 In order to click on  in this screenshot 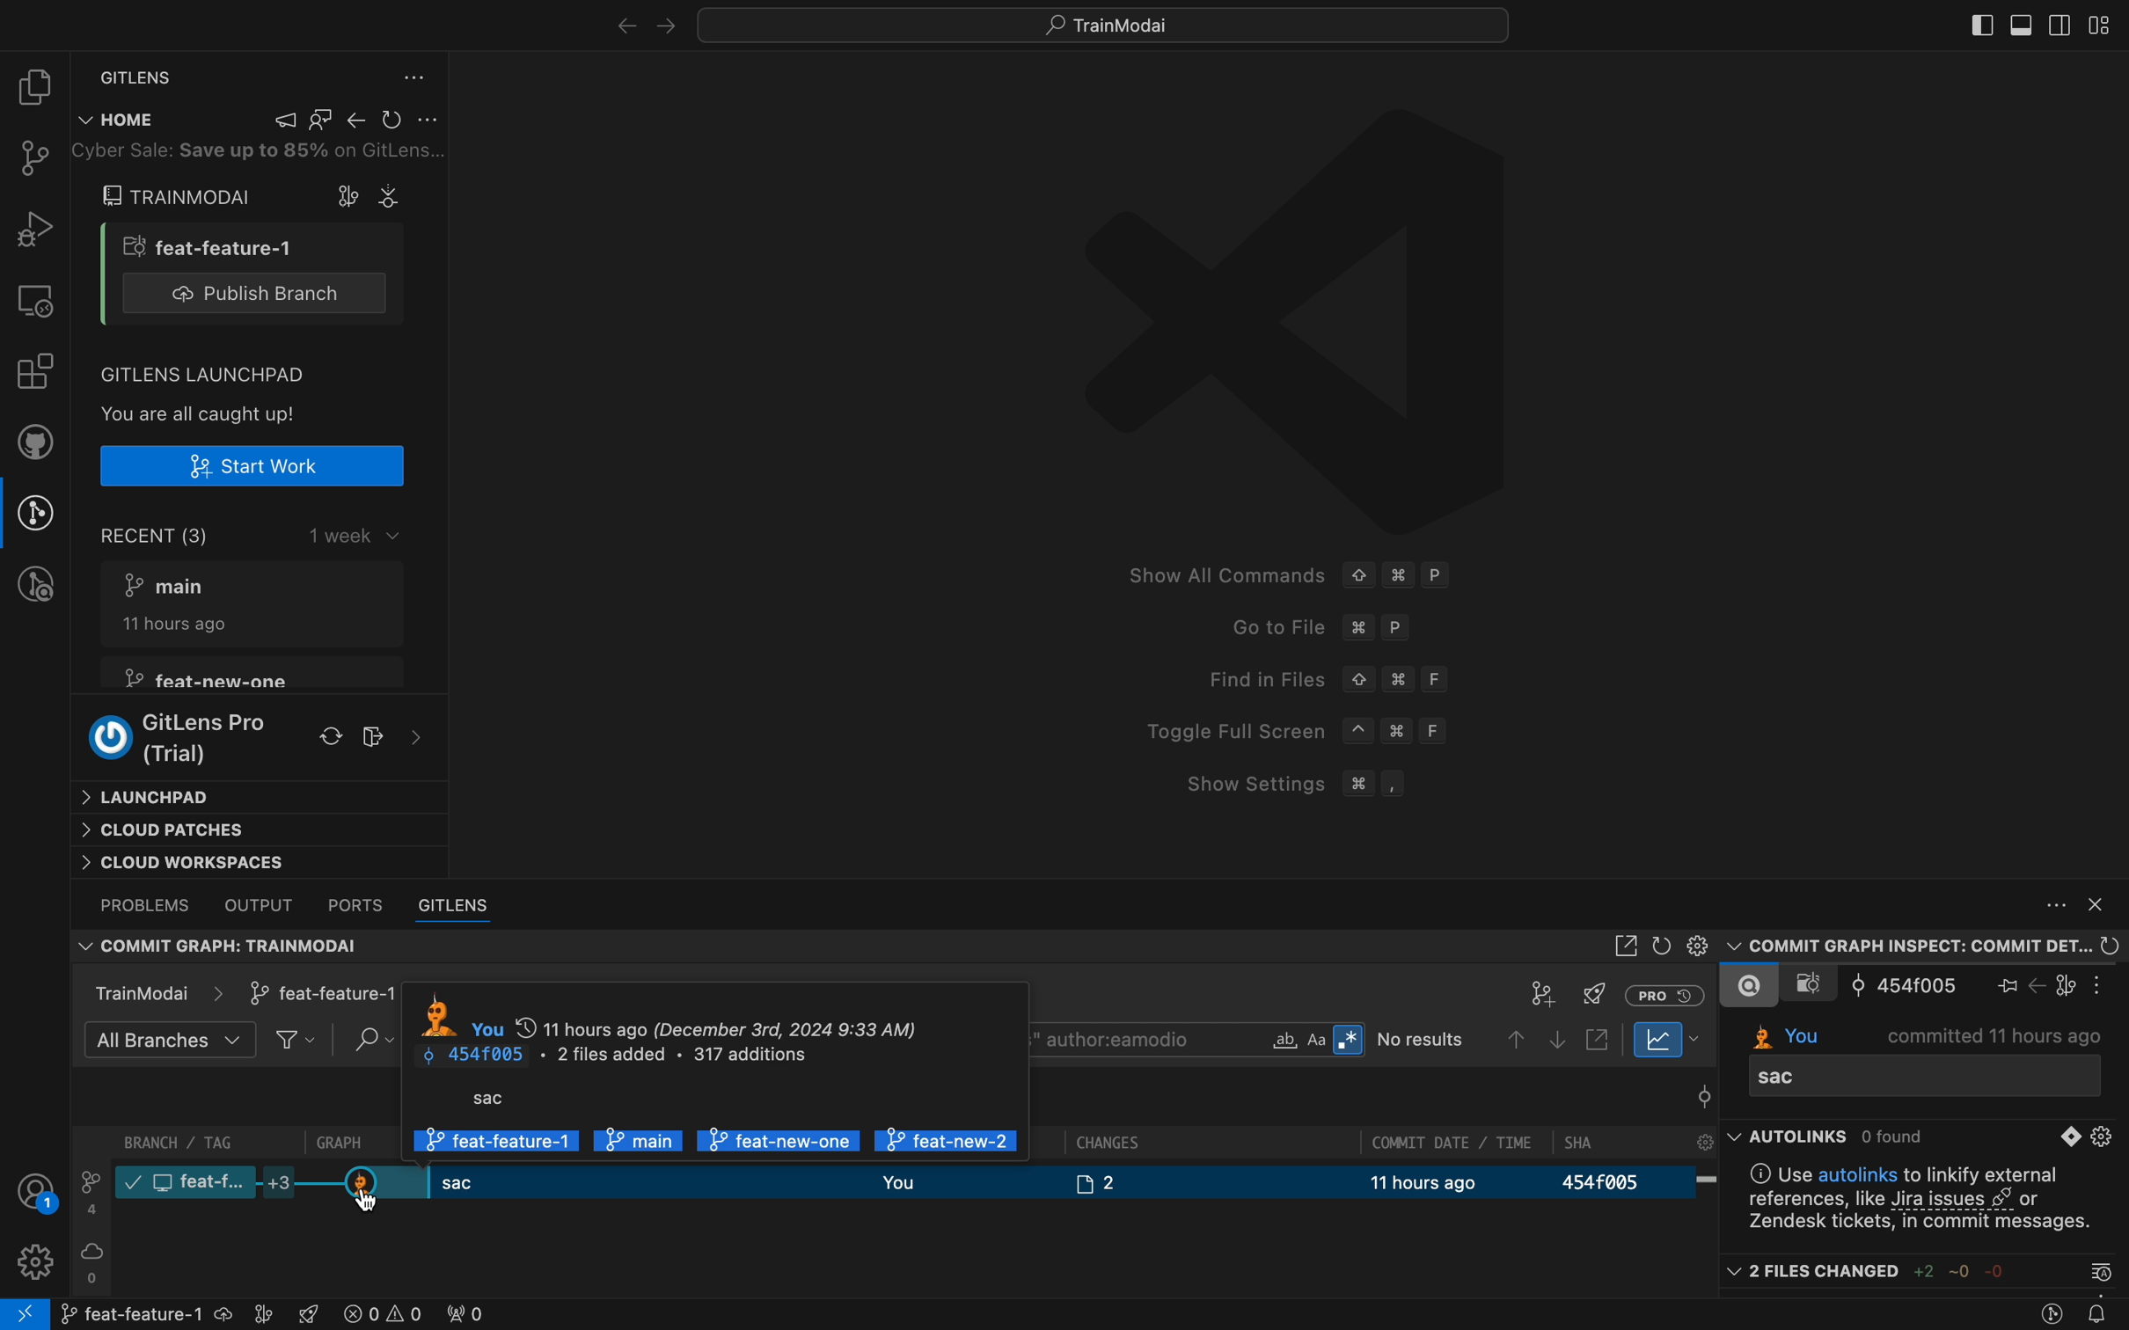, I will do `click(286, 121)`.